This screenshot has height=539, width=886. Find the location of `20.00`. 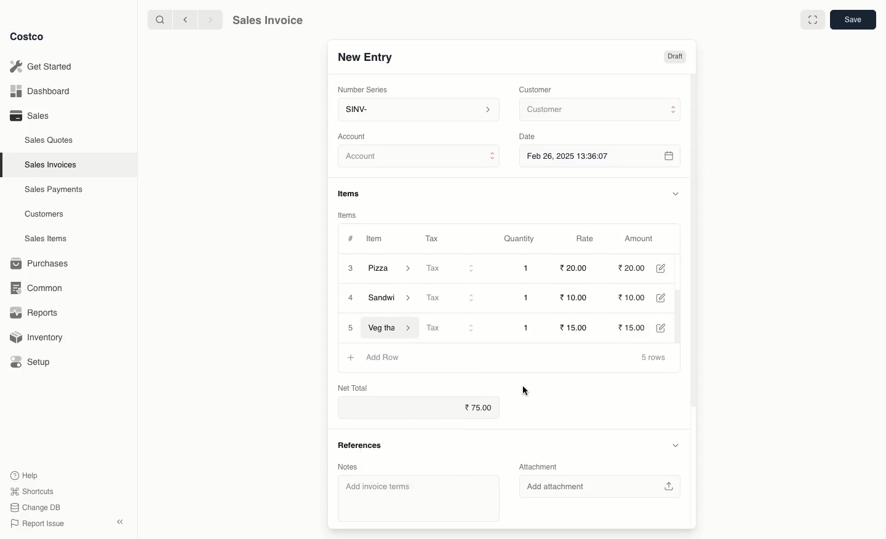

20.00 is located at coordinates (633, 268).